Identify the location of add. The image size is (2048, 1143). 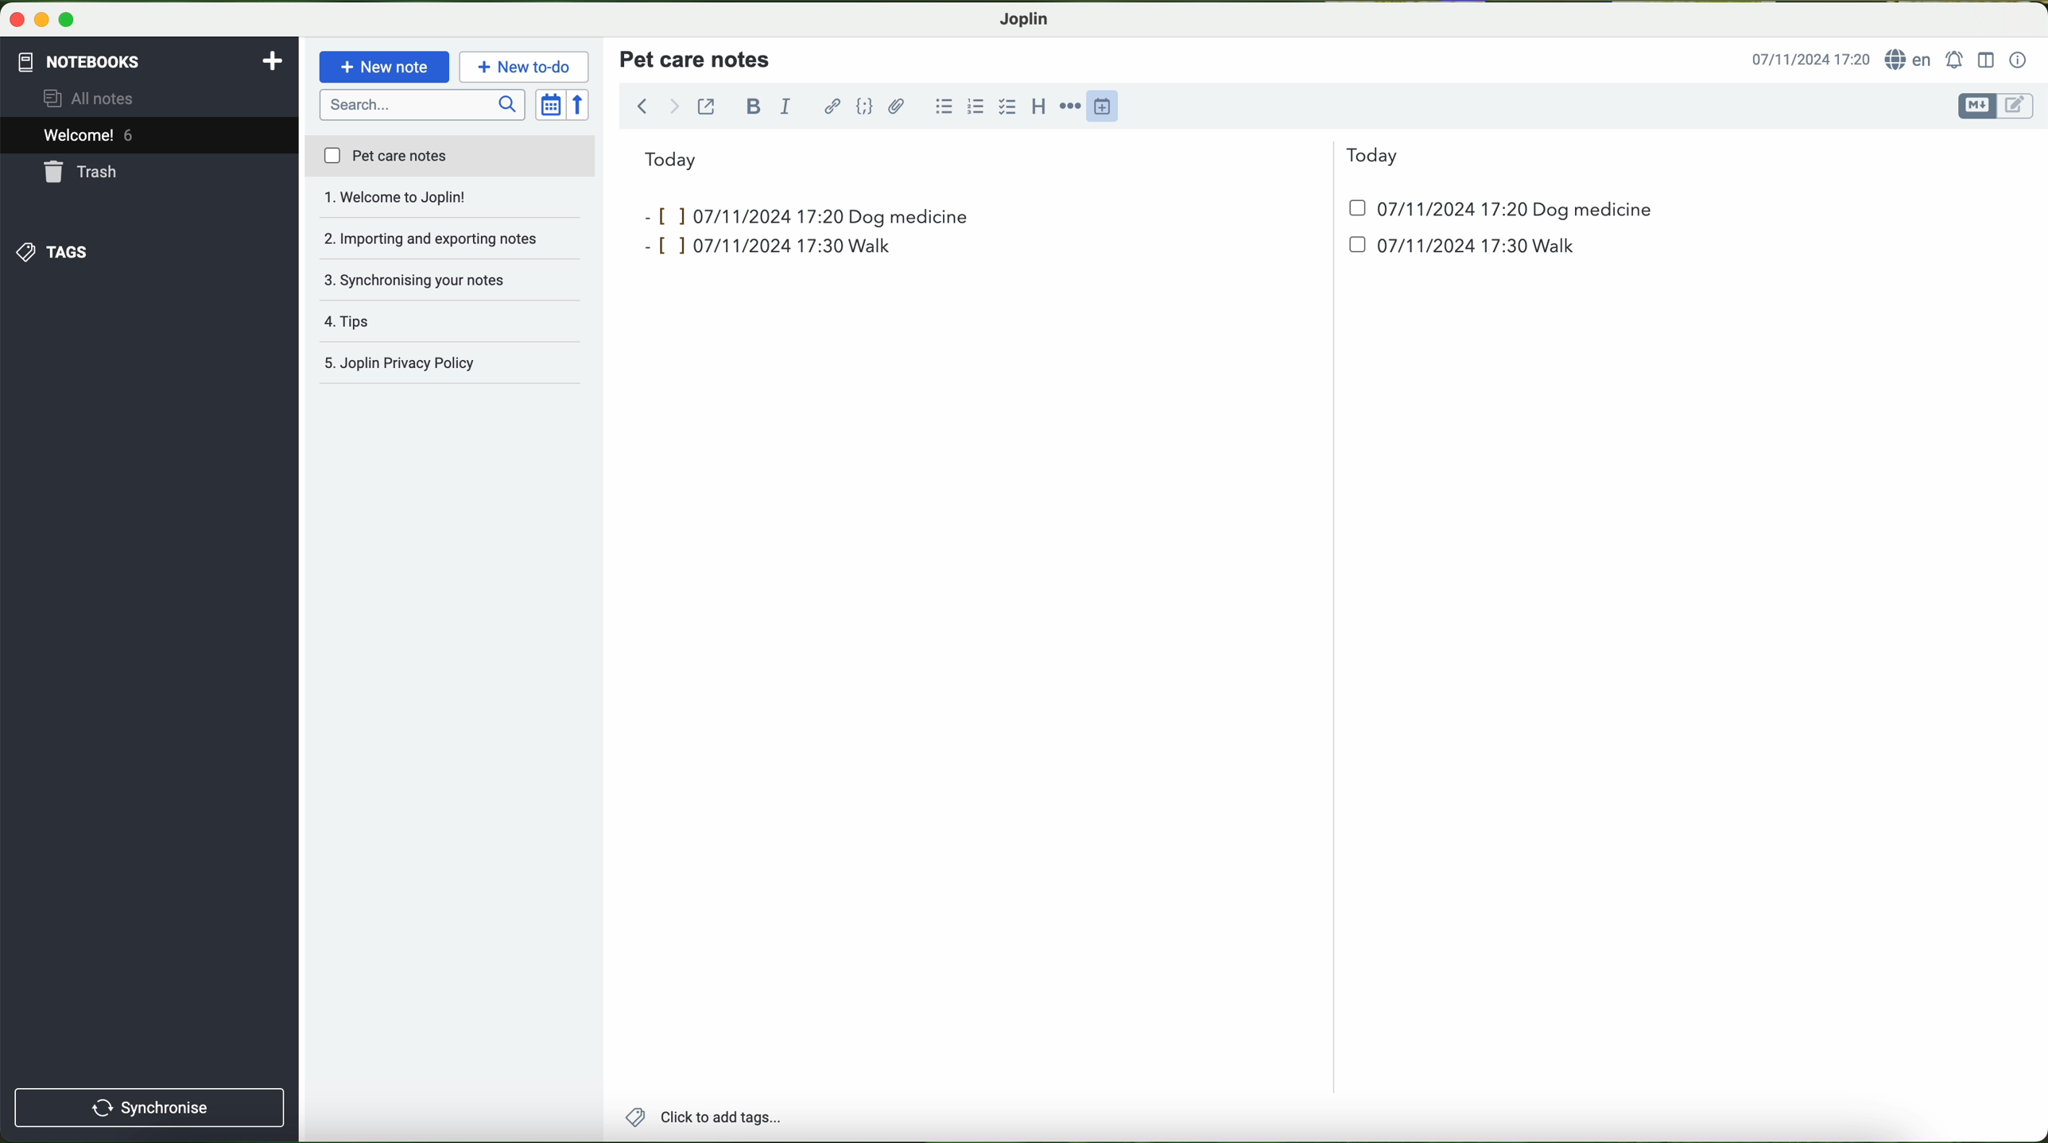
(273, 59).